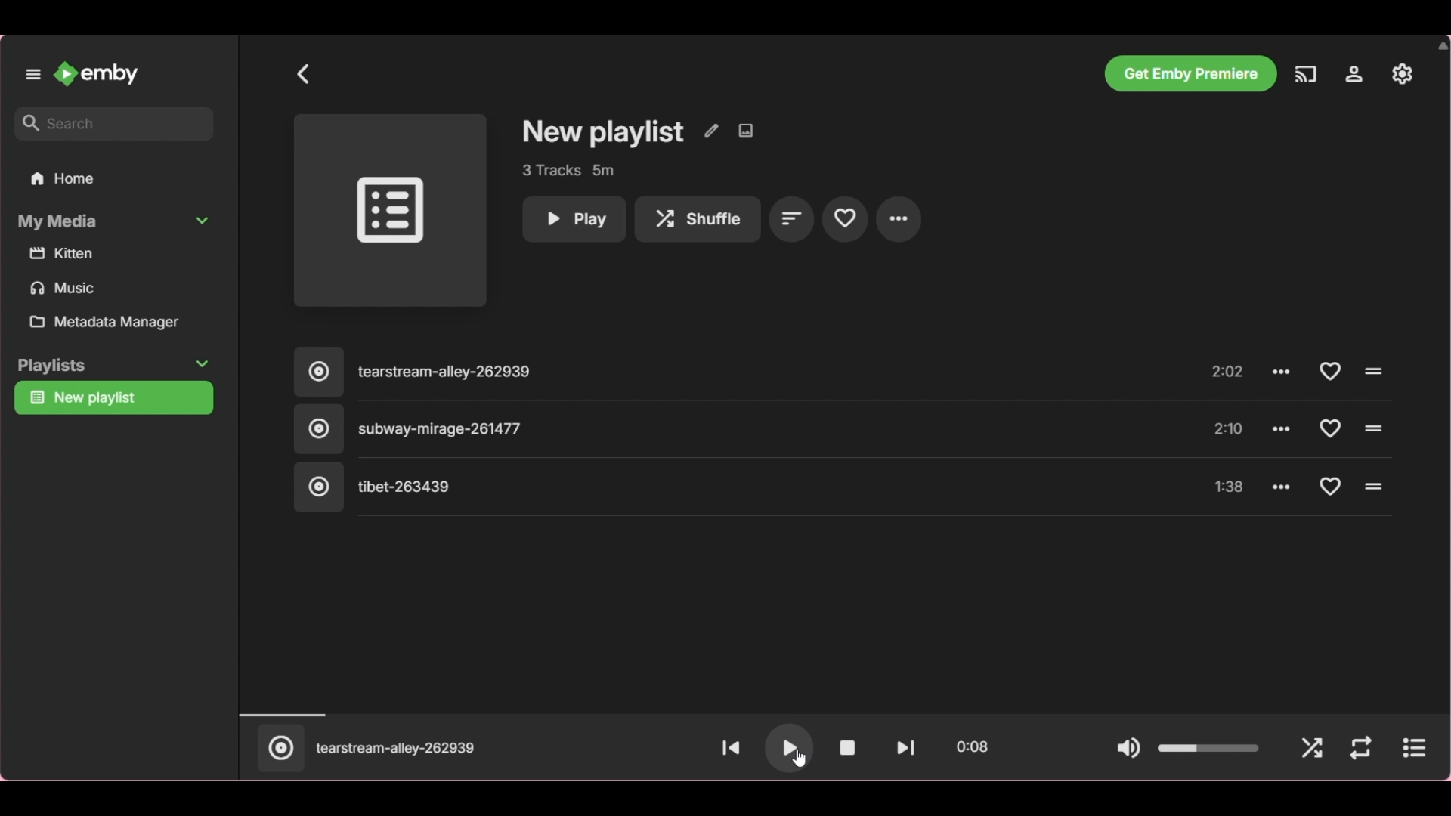 This screenshot has height=816, width=1451. What do you see at coordinates (33, 75) in the screenshot?
I see `Unpin left panel` at bounding box center [33, 75].